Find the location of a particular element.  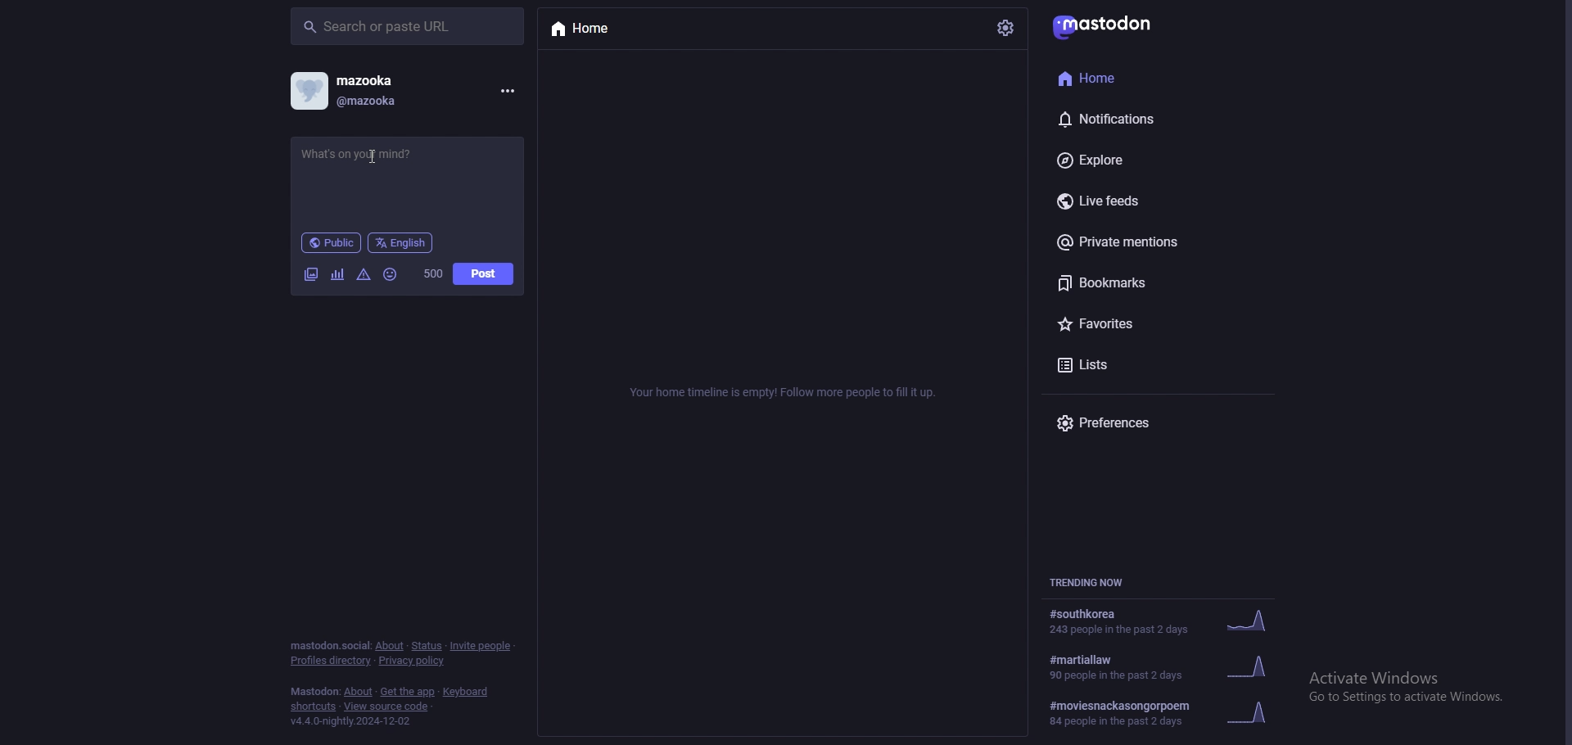

preferences is located at coordinates (1145, 423).